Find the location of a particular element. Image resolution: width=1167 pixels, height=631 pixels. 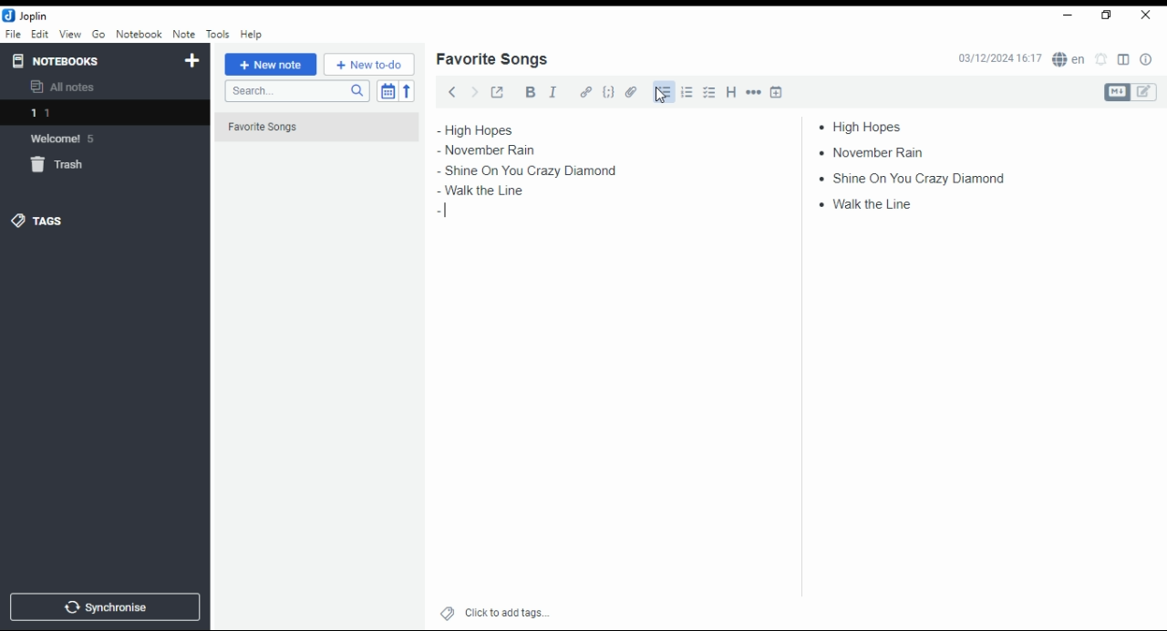

close window is located at coordinates (1147, 16).